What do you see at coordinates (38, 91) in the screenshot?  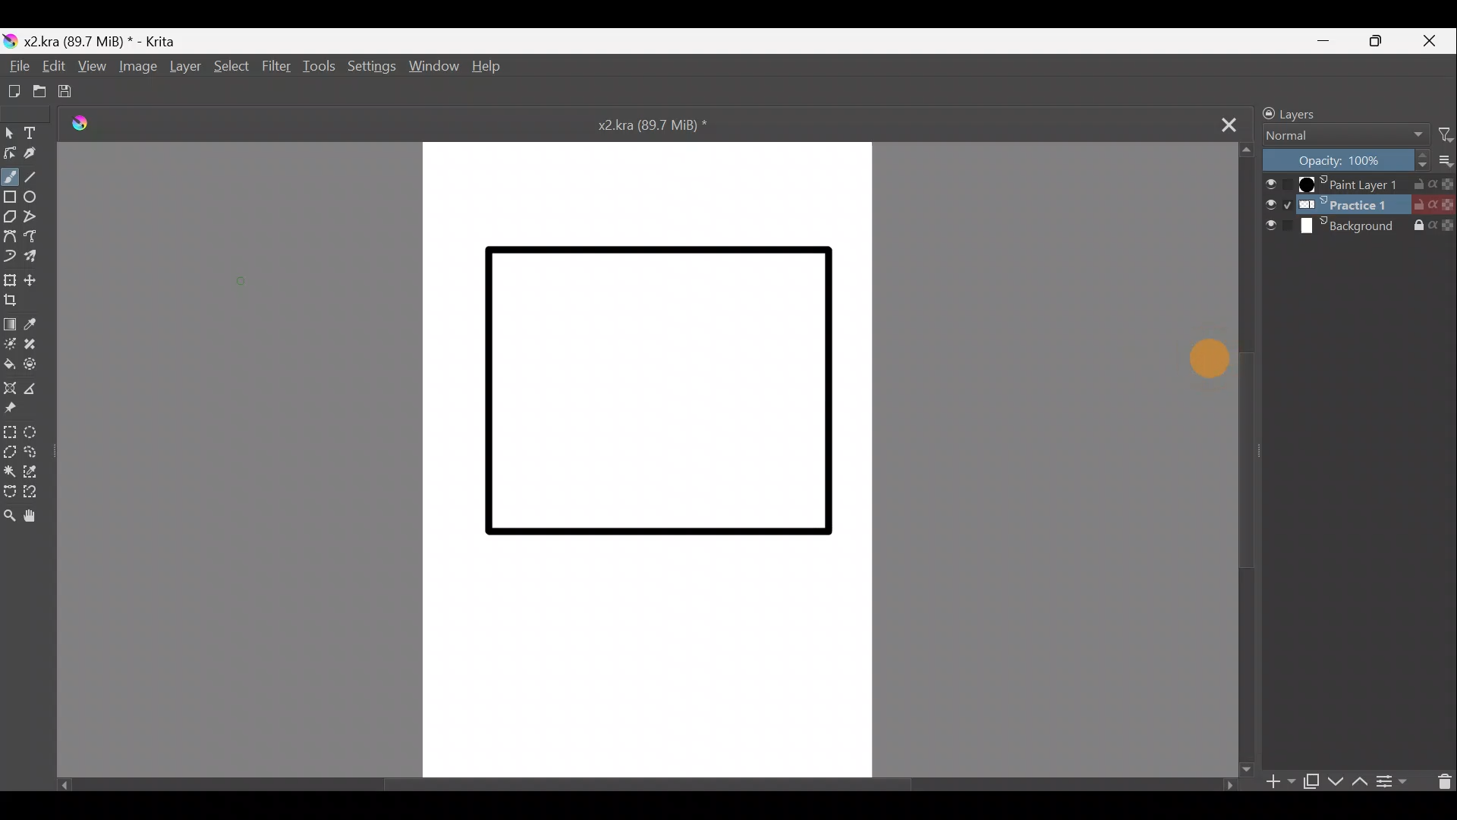 I see `Open an existing document` at bounding box center [38, 91].